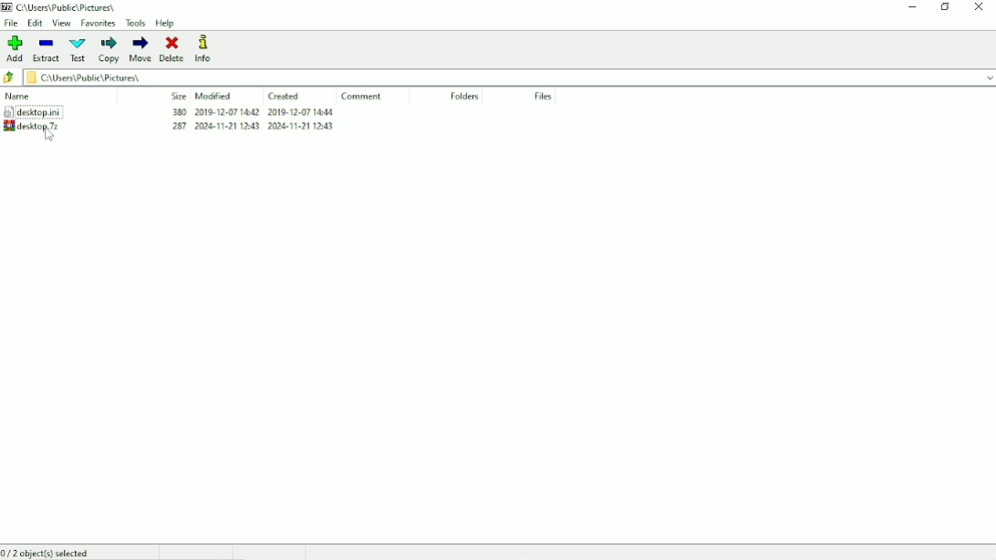  What do you see at coordinates (99, 24) in the screenshot?
I see `Favorites` at bounding box center [99, 24].